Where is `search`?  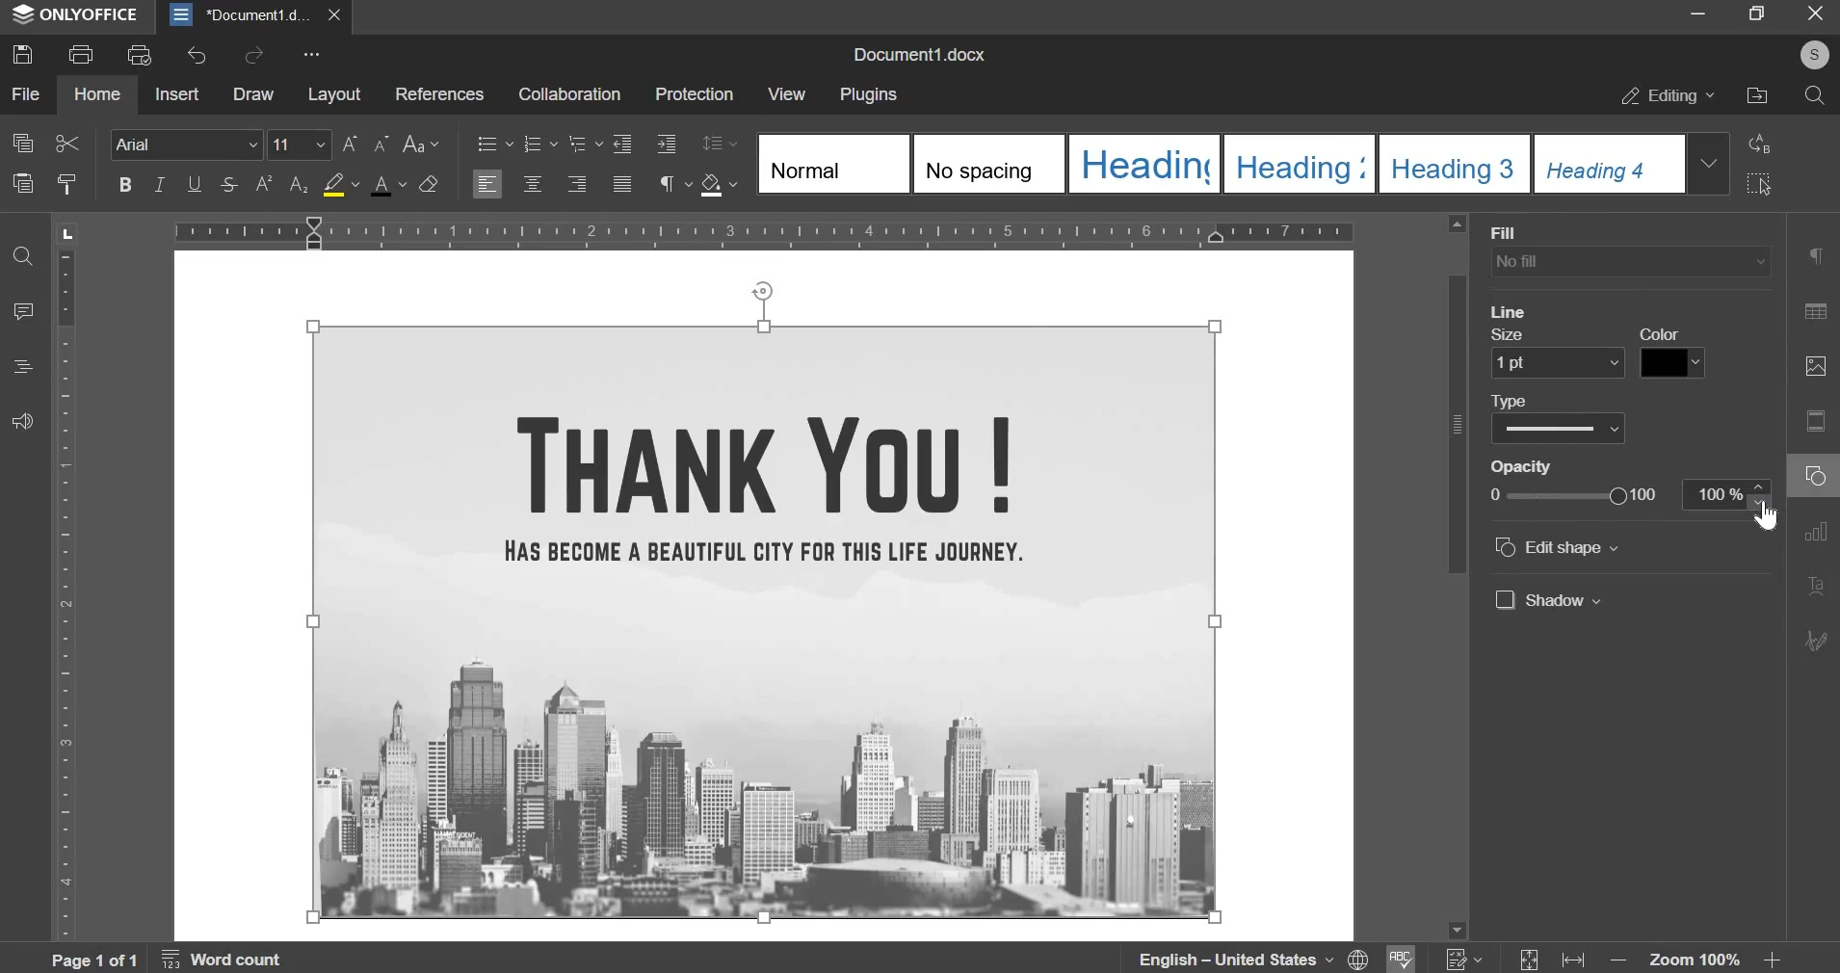
search is located at coordinates (1815, 94).